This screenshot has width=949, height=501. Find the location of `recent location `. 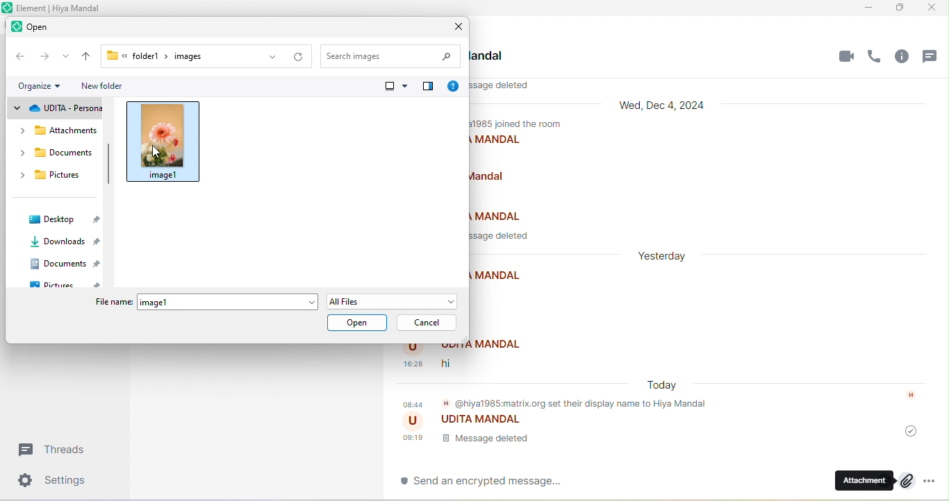

recent location  is located at coordinates (67, 58).